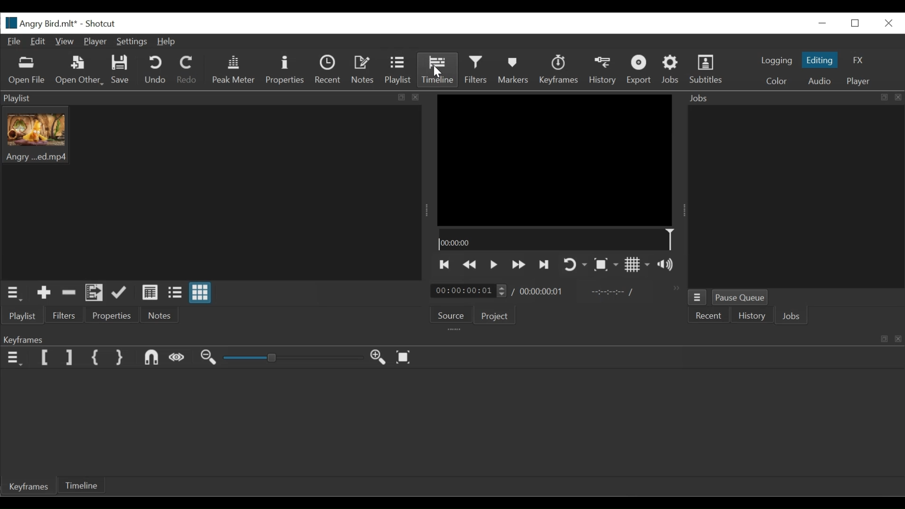  I want to click on Timeline, so click(82, 485).